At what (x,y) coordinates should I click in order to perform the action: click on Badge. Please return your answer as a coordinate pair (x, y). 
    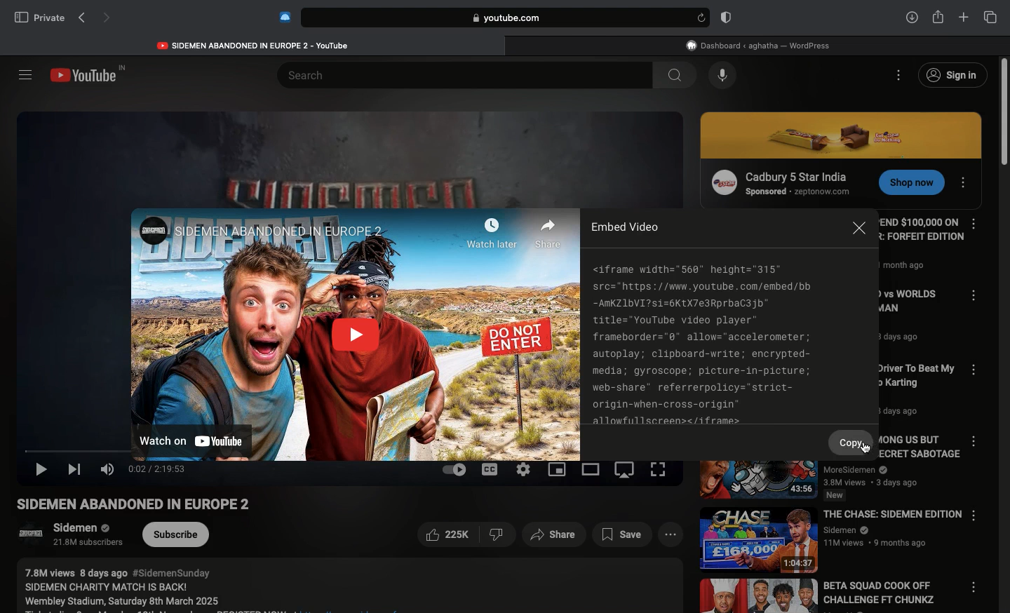
    Looking at the image, I should click on (724, 18).